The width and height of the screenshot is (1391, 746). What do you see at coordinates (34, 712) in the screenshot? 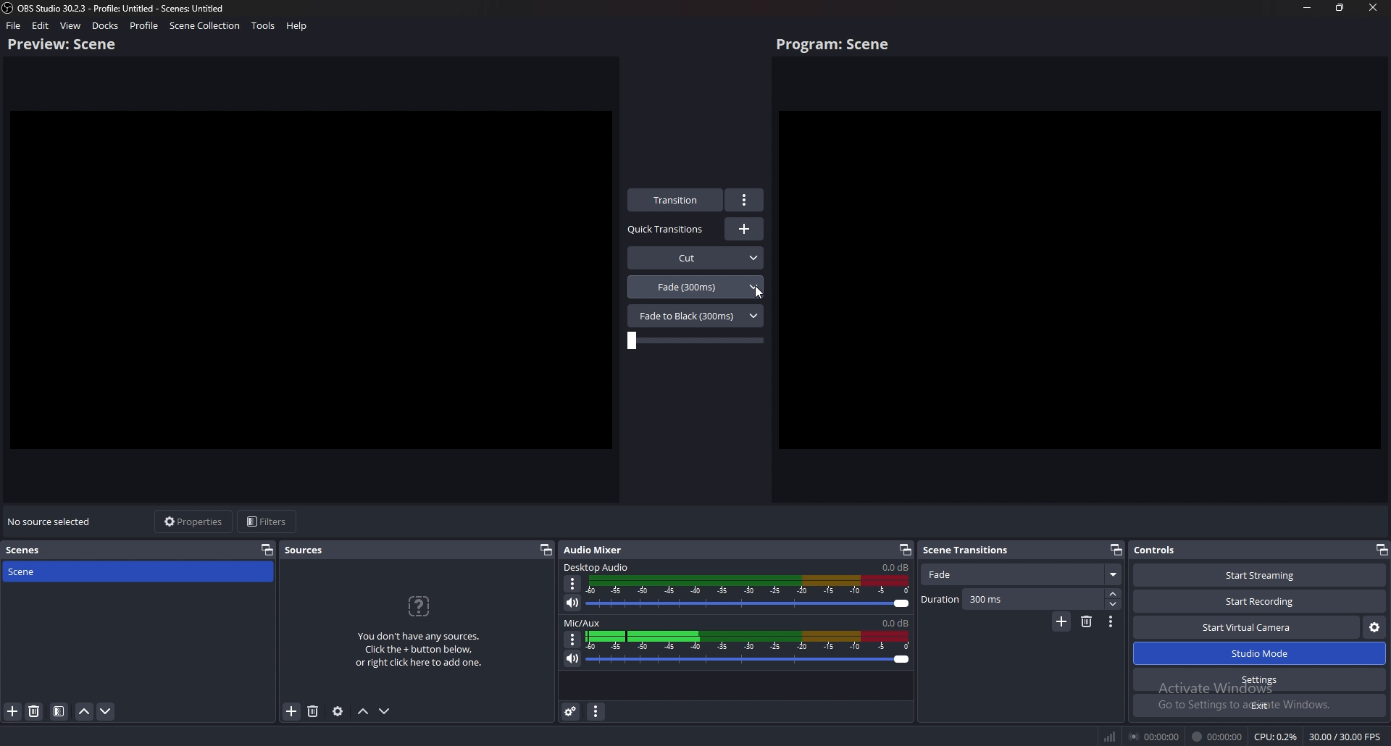
I see `delete source` at bounding box center [34, 712].